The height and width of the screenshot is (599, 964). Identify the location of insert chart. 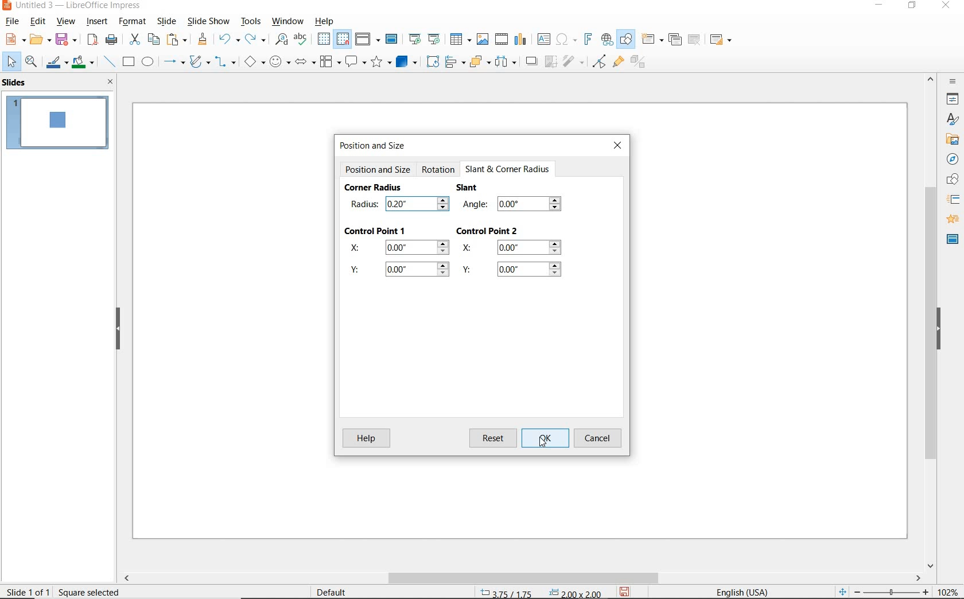
(522, 40).